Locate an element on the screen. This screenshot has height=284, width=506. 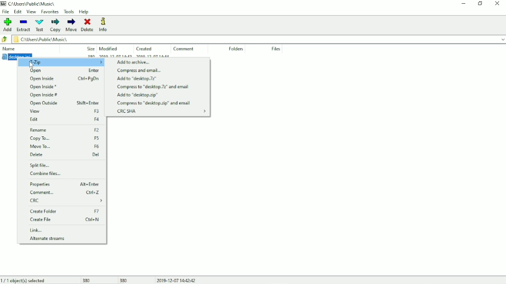
Create File is located at coordinates (65, 220).